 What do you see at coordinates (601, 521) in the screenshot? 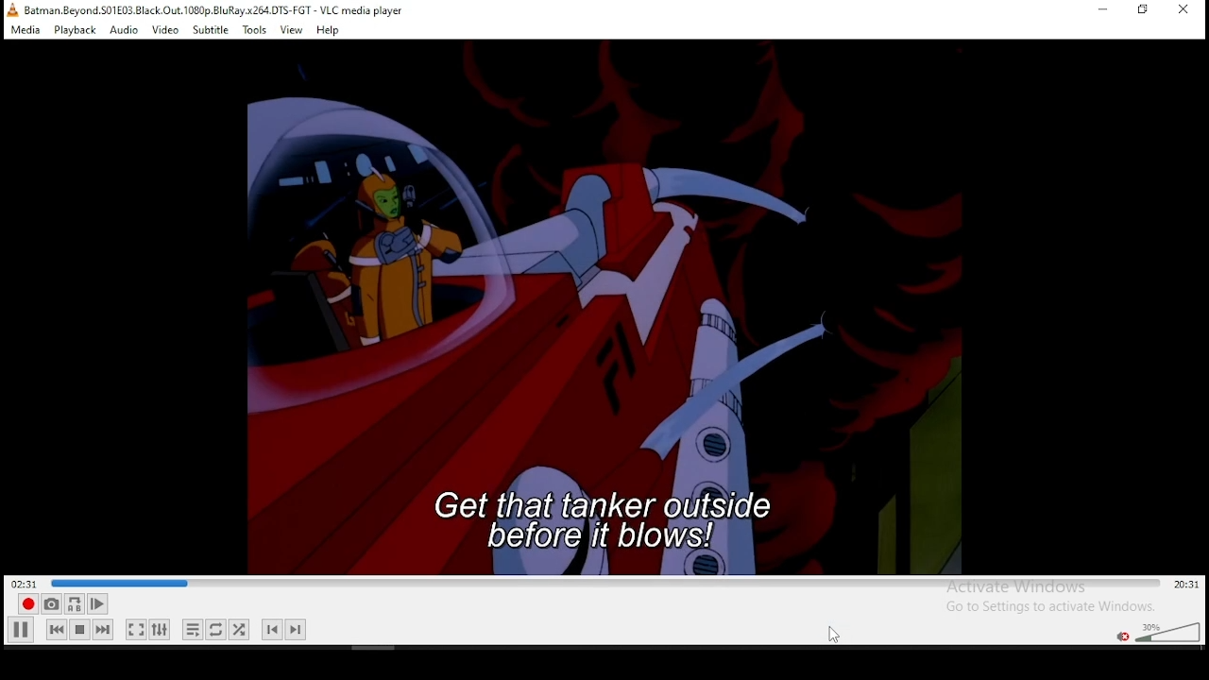
I see `subtitles size increased` at bounding box center [601, 521].